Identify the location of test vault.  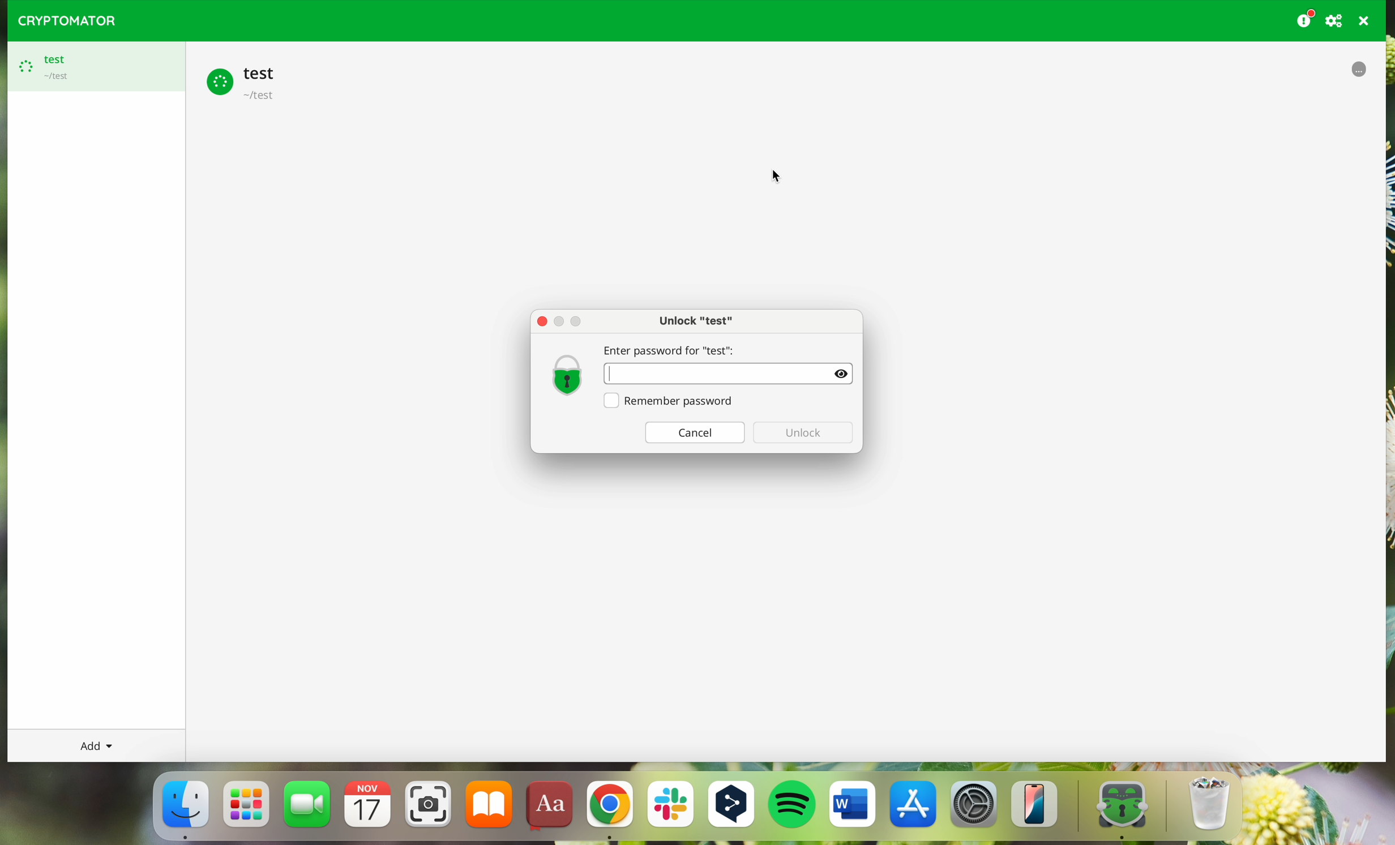
(92, 67).